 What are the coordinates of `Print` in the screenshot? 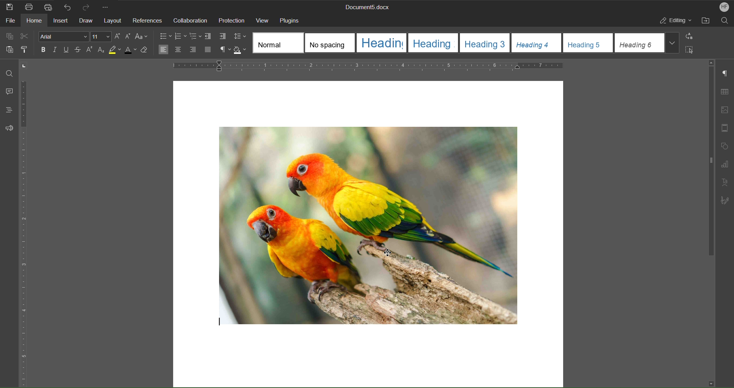 It's located at (29, 7).